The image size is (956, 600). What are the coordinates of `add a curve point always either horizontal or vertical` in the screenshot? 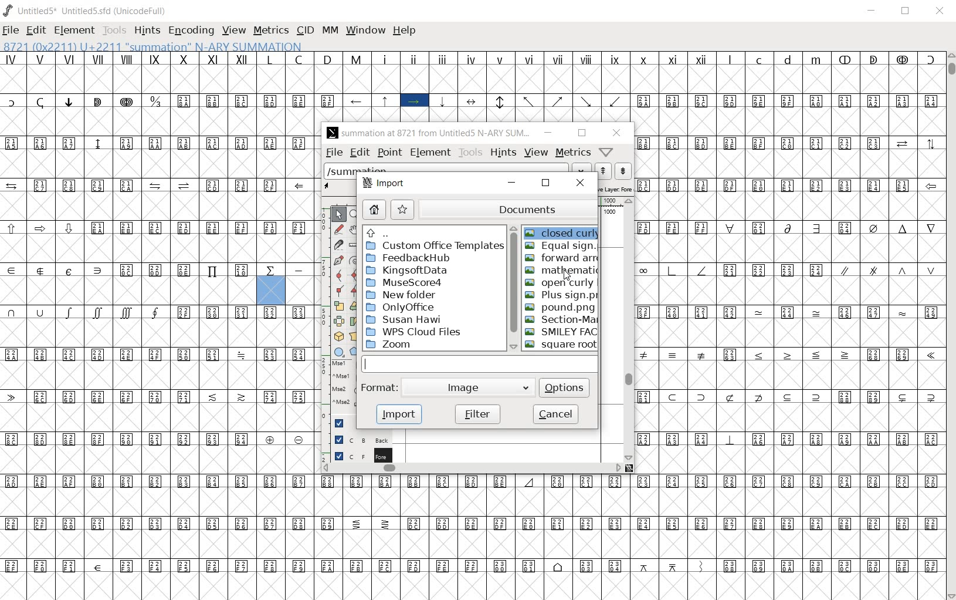 It's located at (338, 275).